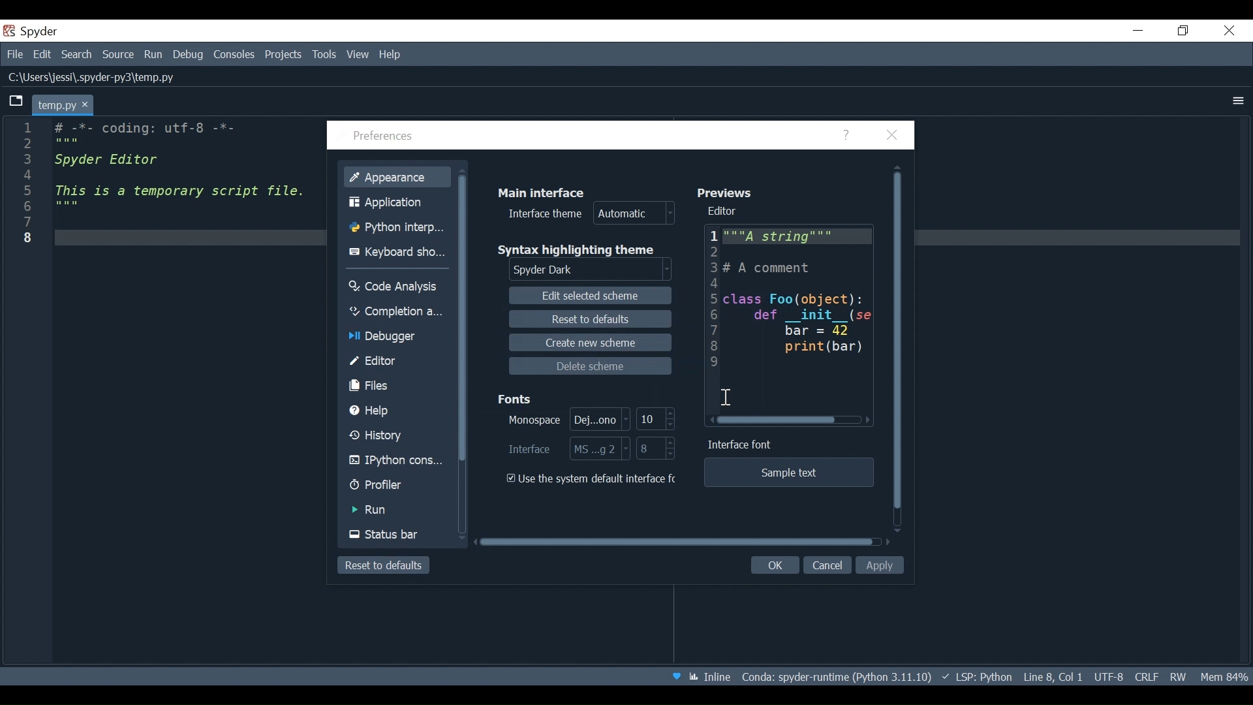 Image resolution: width=1253 pixels, height=705 pixels. What do you see at coordinates (848, 136) in the screenshot?
I see `Help` at bounding box center [848, 136].